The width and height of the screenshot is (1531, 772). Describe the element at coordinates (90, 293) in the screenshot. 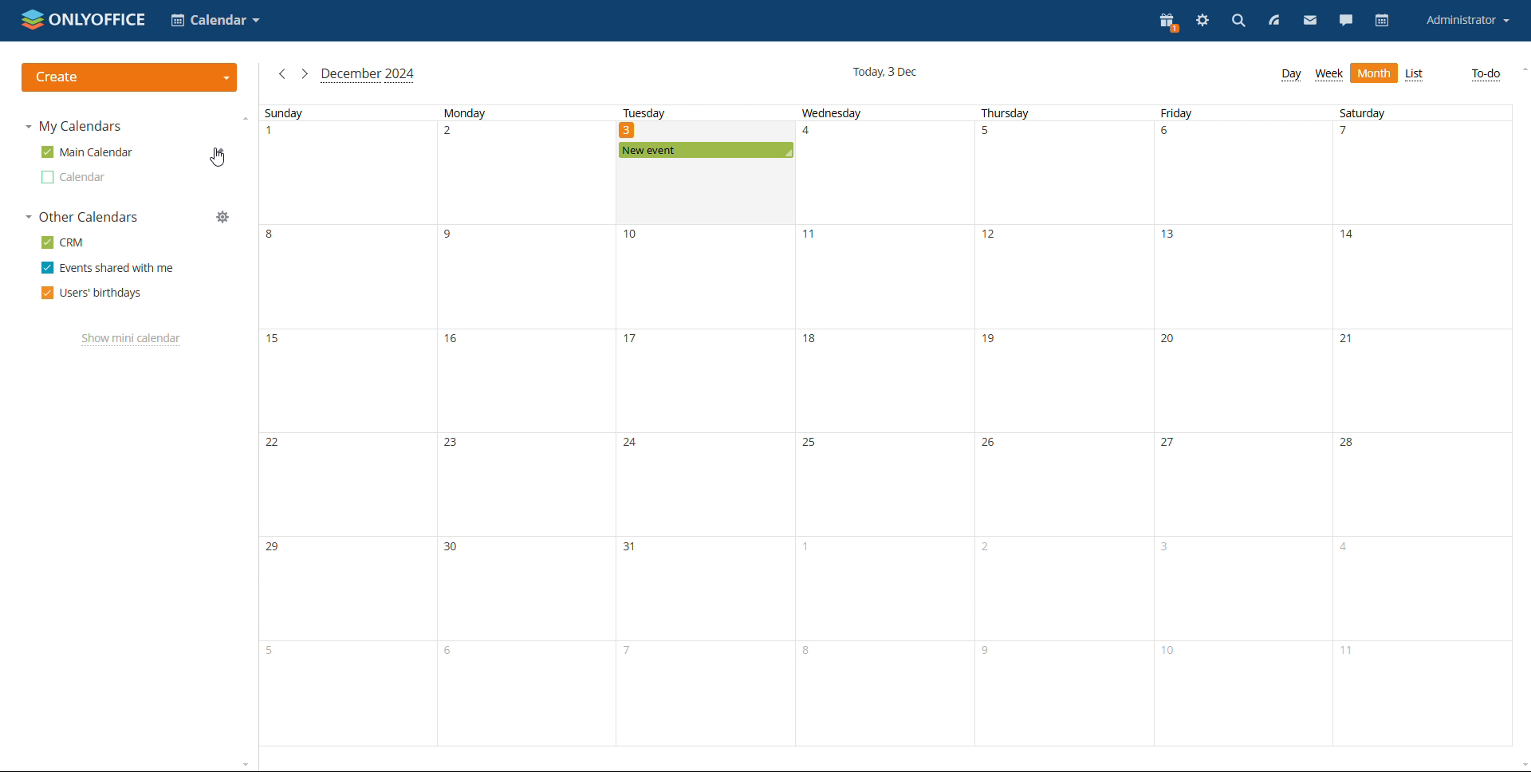

I see `users' birthdays` at that location.